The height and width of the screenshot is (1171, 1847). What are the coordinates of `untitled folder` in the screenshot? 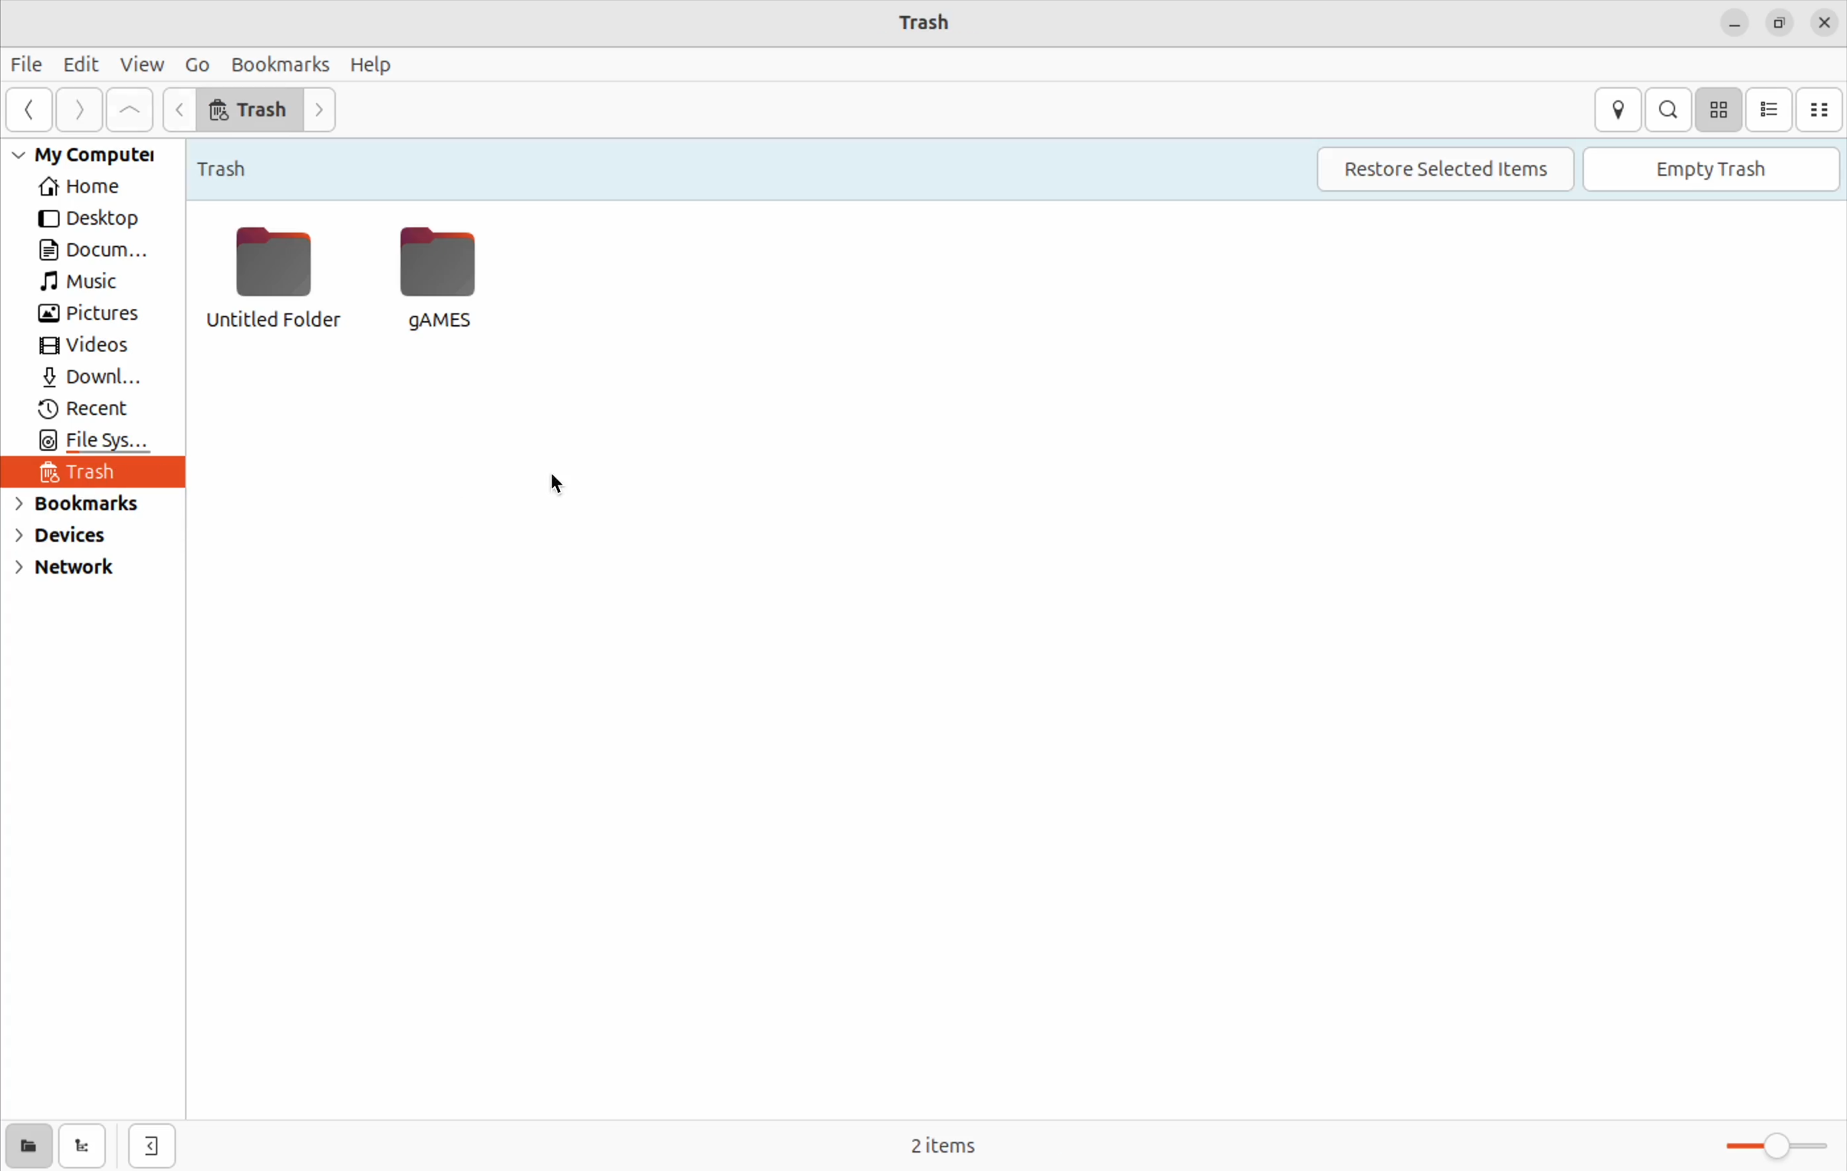 It's located at (266, 276).